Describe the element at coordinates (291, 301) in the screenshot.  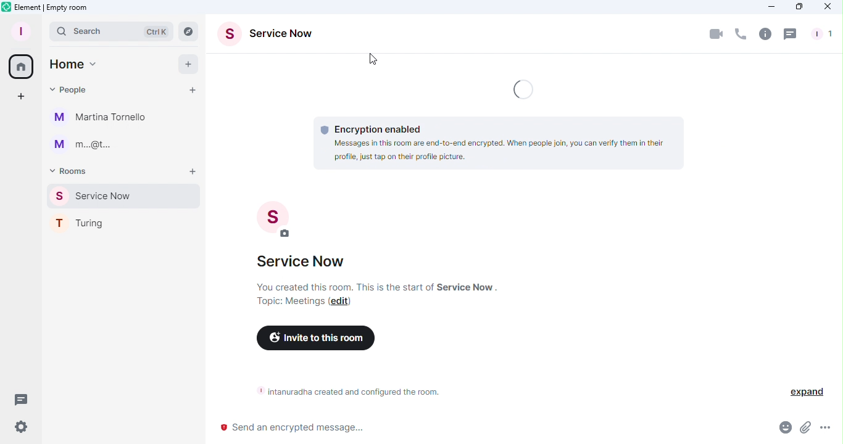
I see `Topic` at that location.